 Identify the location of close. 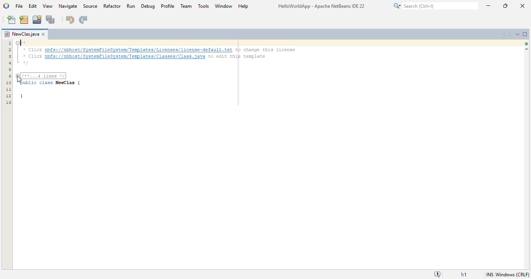
(522, 5).